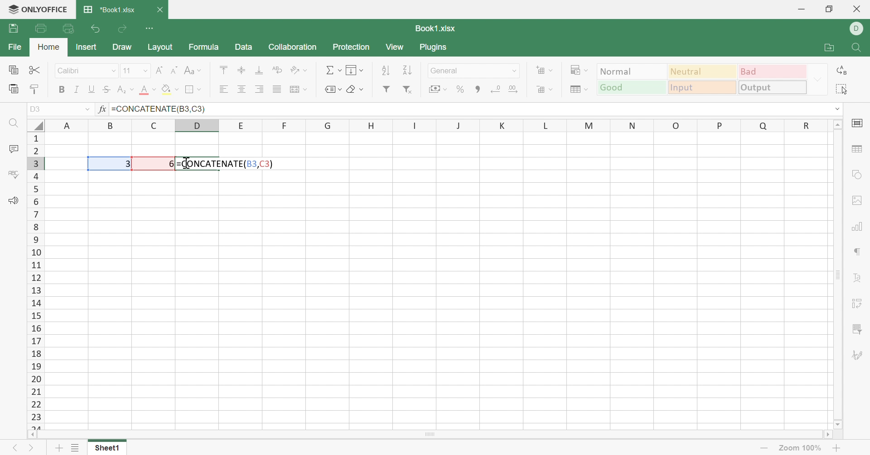 This screenshot has height=455, width=870. I want to click on Normal, so click(632, 72).